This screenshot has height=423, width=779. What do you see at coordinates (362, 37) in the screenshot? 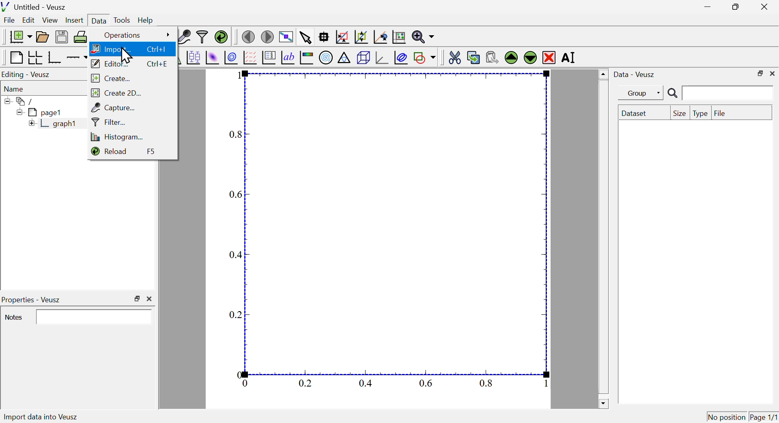
I see `zoom out of graph axes` at bounding box center [362, 37].